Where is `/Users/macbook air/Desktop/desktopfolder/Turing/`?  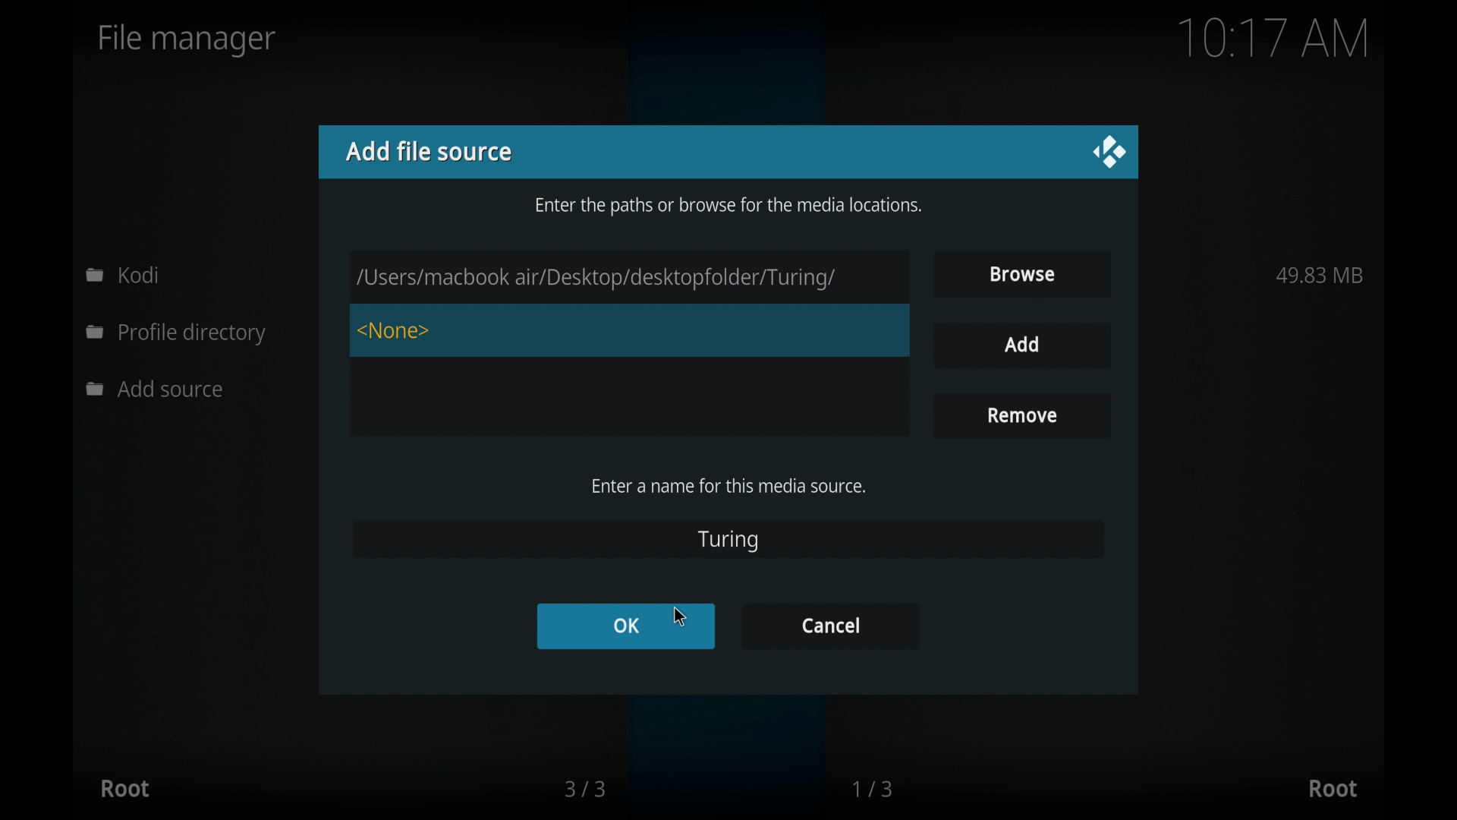
/Users/macbook air/Desktop/desktopfolder/Turing/ is located at coordinates (626, 278).